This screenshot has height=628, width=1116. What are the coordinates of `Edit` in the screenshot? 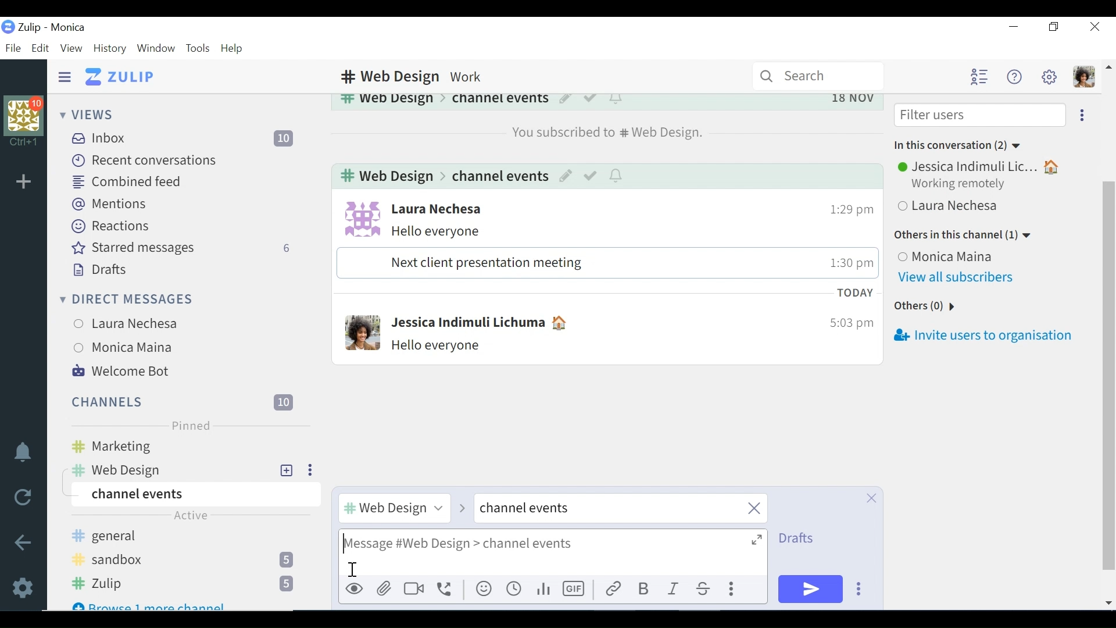 It's located at (564, 98).